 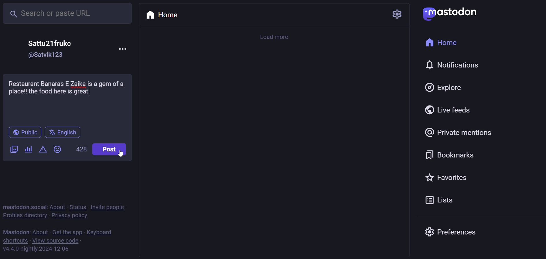 I want to click on bookmark, so click(x=448, y=155).